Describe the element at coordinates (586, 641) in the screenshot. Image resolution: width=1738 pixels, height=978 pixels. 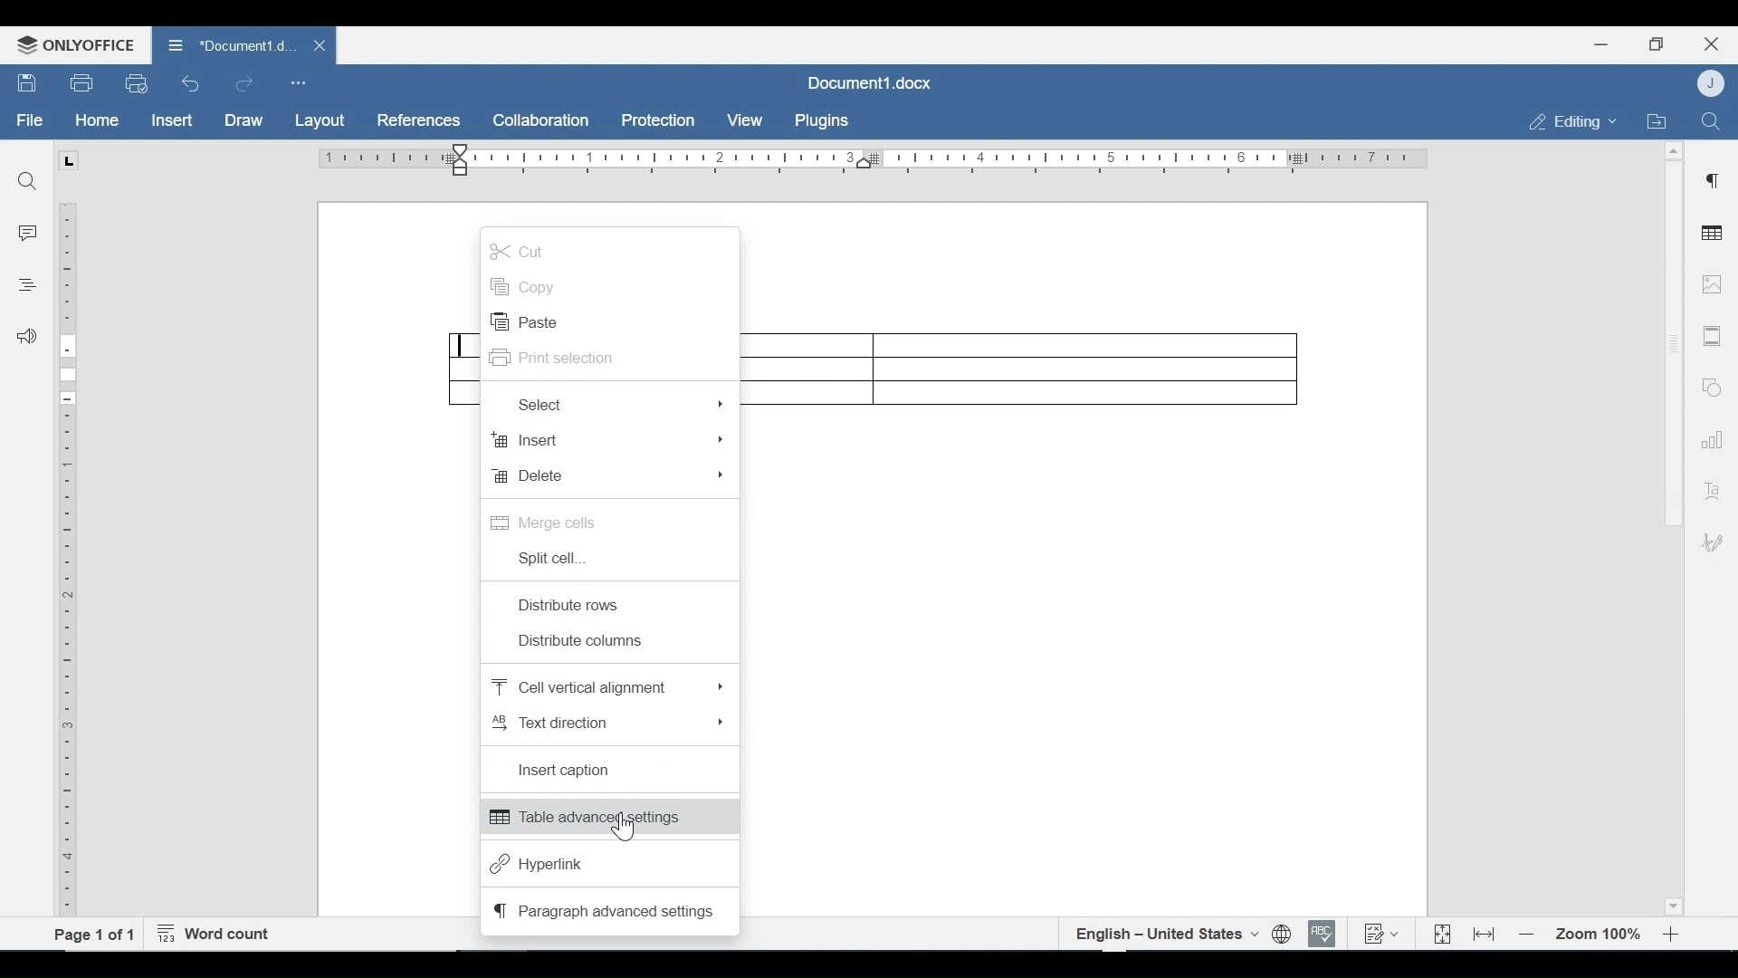
I see `Distribute column` at that location.